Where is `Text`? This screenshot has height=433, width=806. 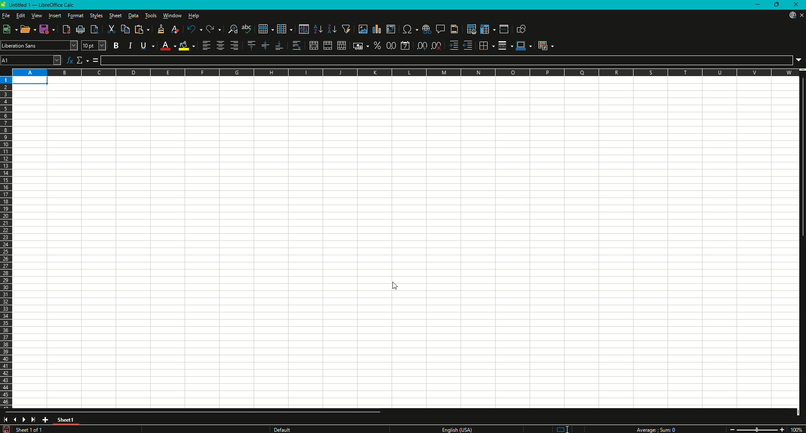 Text is located at coordinates (42, 5).